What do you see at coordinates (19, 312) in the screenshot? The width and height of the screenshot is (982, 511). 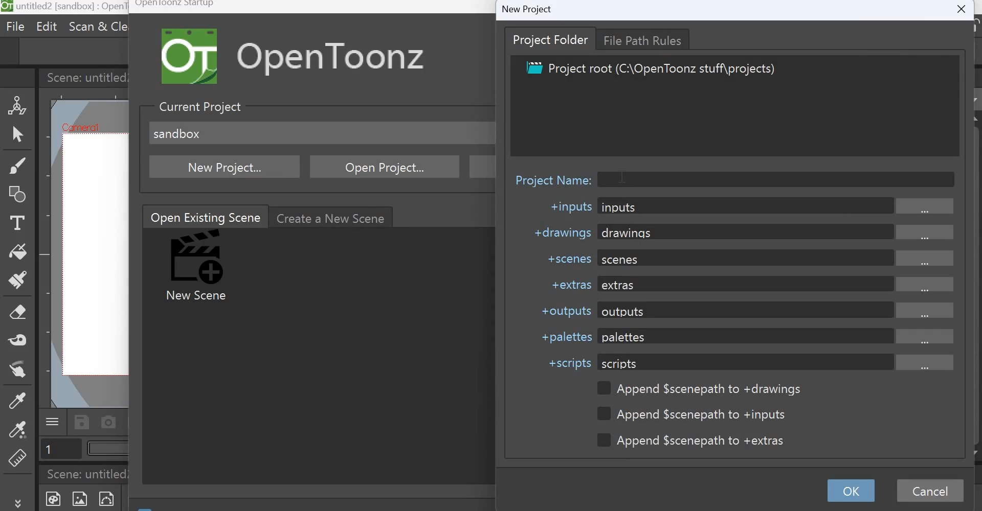 I see `Eraser tool` at bounding box center [19, 312].